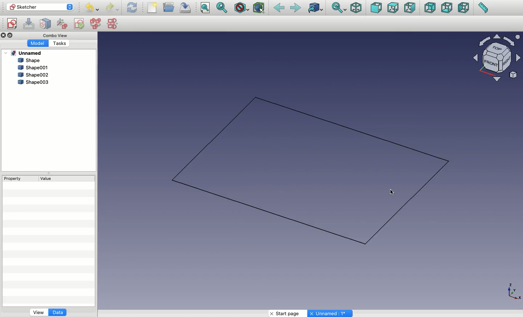 The image size is (523, 317). I want to click on Edit sketch, so click(29, 23).